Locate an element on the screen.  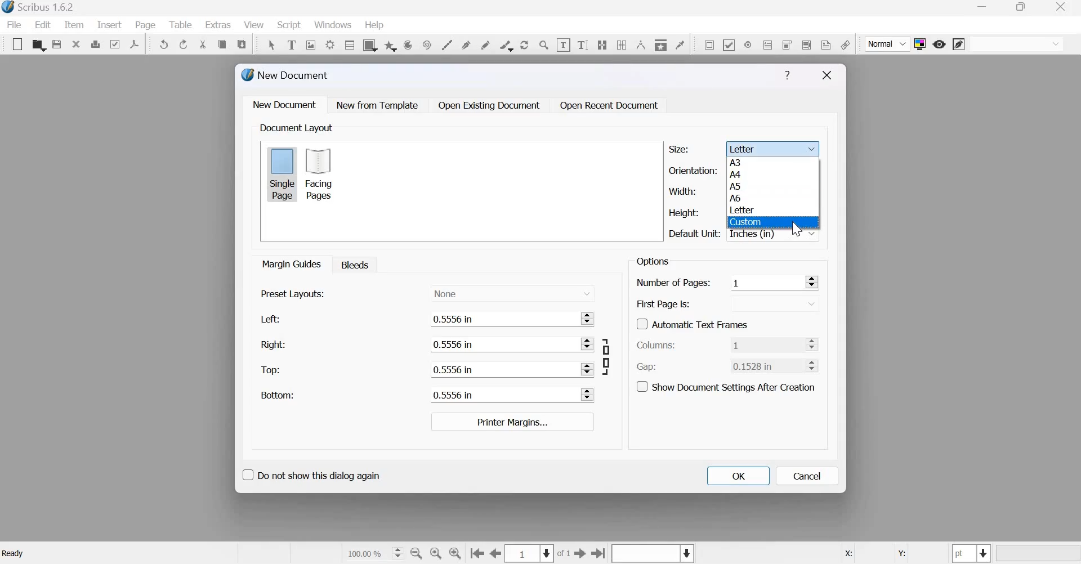
PDF list box is located at coordinates (806, 43).